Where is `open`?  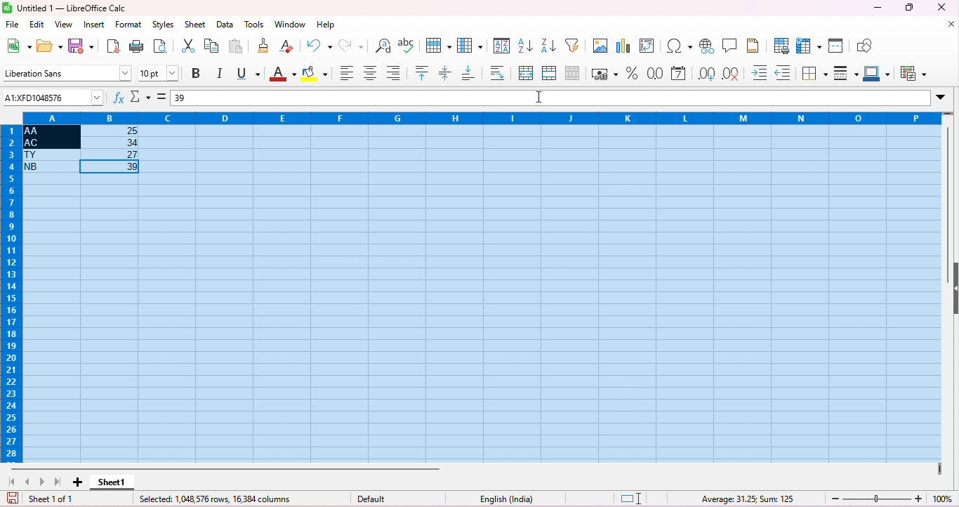 open is located at coordinates (51, 45).